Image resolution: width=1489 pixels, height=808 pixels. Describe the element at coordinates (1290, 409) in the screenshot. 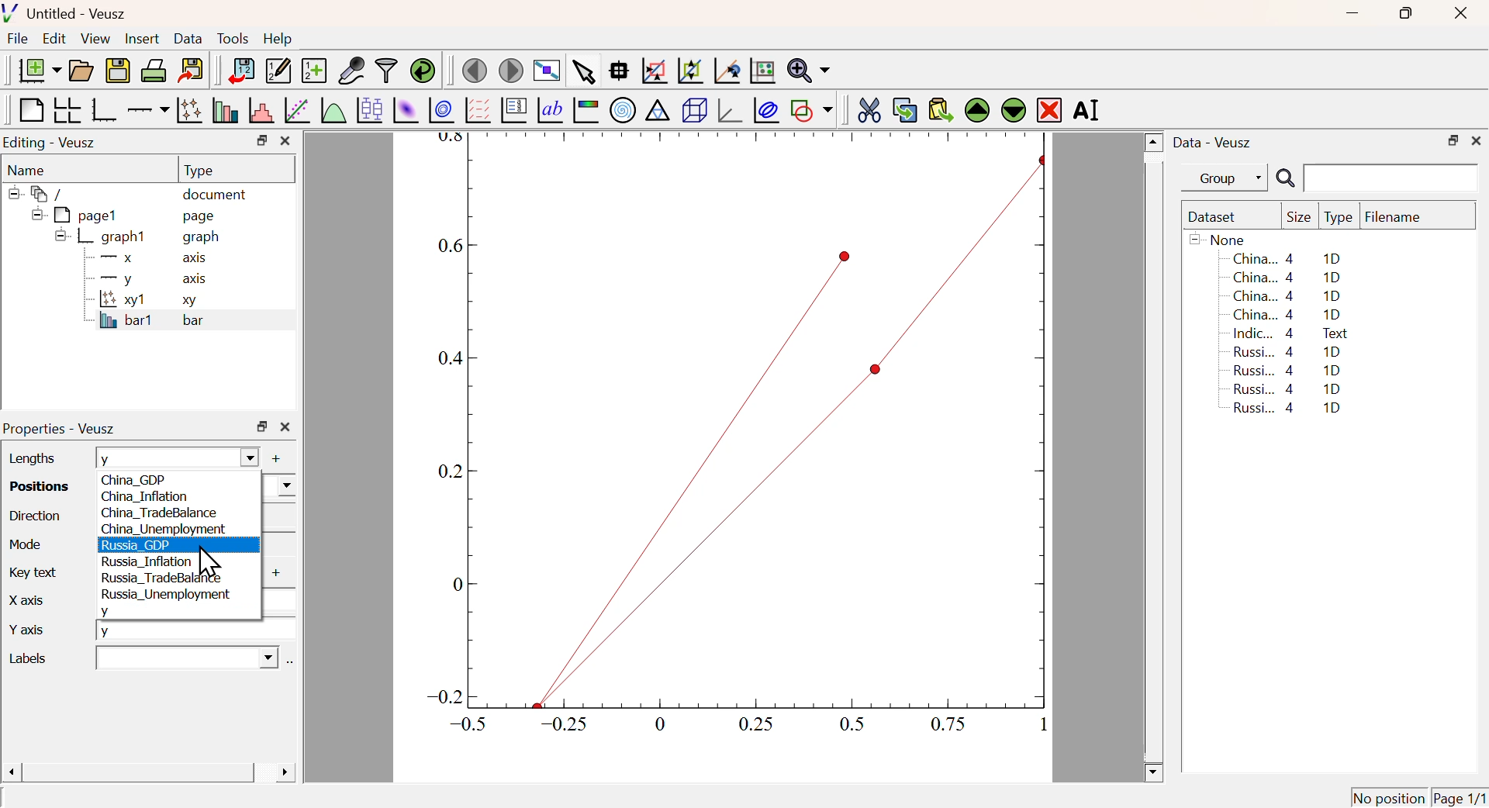

I see `Russi... 4 1D` at that location.